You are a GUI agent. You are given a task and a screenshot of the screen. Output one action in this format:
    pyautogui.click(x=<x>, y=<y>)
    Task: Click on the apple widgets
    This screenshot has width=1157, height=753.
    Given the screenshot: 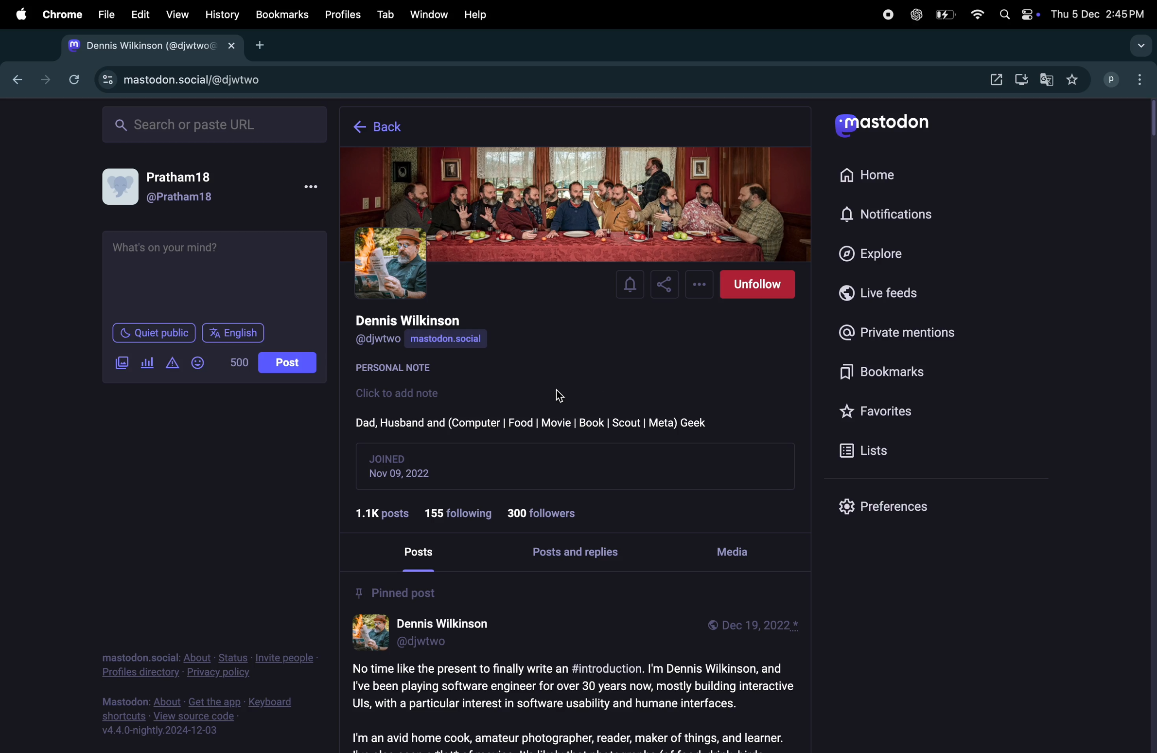 What is the action you would take?
    pyautogui.click(x=1017, y=13)
    